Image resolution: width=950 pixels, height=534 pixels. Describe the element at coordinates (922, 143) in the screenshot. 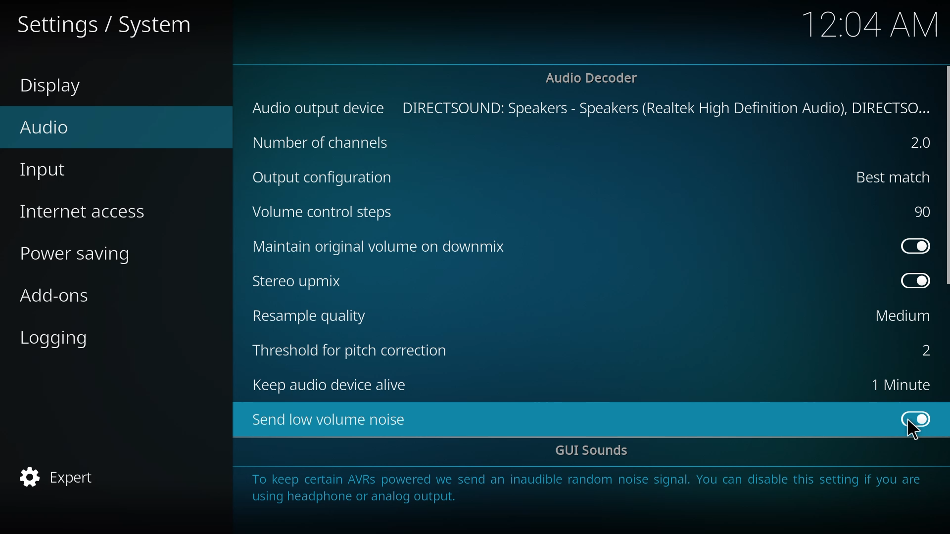

I see `2` at that location.